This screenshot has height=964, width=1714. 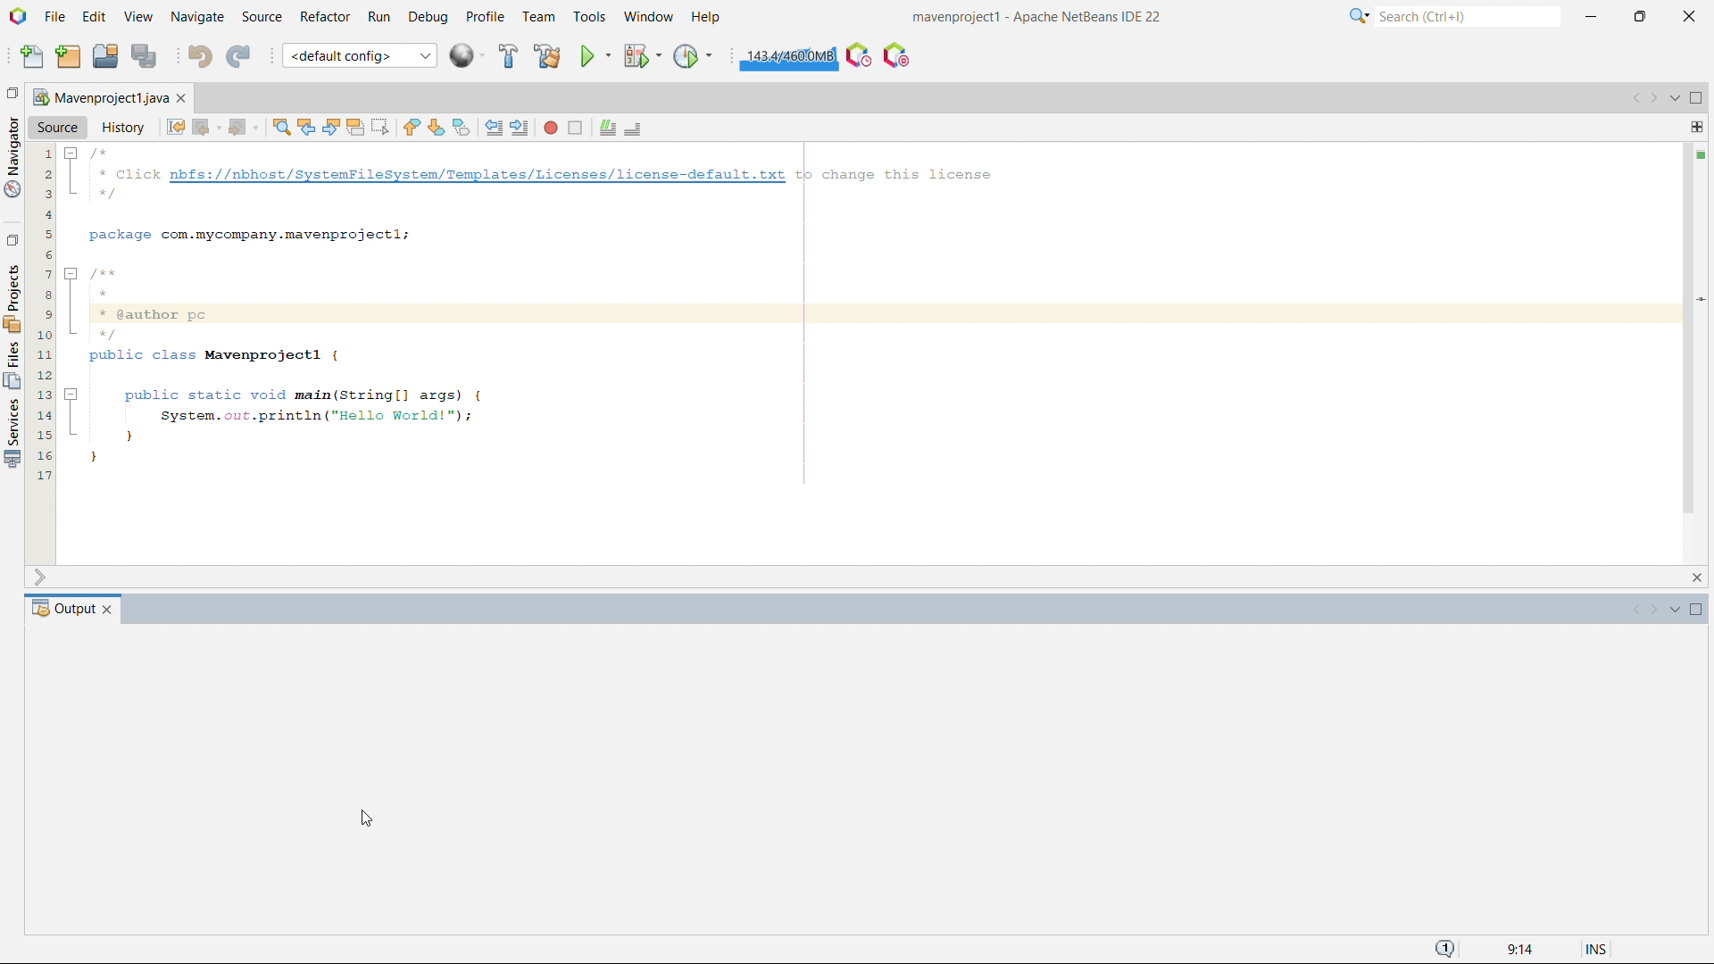 What do you see at coordinates (1360, 16) in the screenshot?
I see `search options` at bounding box center [1360, 16].